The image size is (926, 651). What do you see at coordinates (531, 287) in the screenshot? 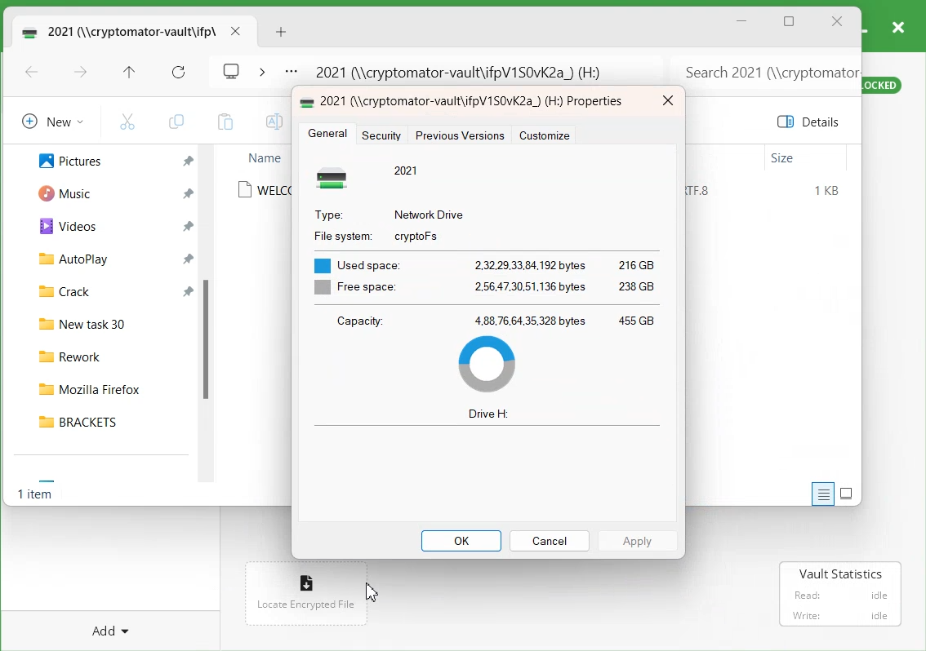
I see `2.56.47.30.51.136 bytes.` at bounding box center [531, 287].